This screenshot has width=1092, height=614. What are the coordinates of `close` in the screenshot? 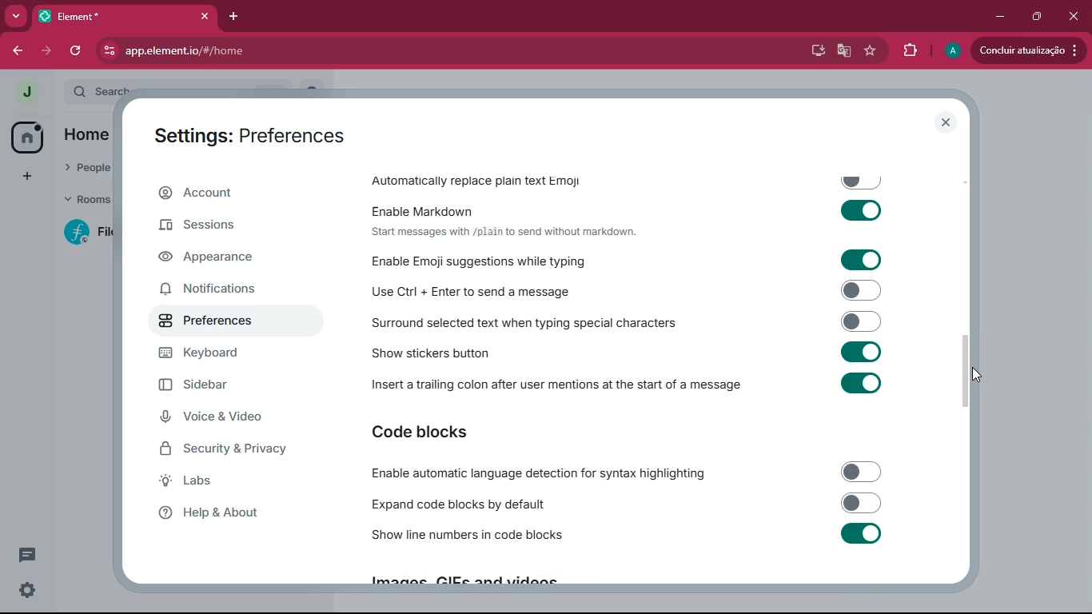 It's located at (947, 122).